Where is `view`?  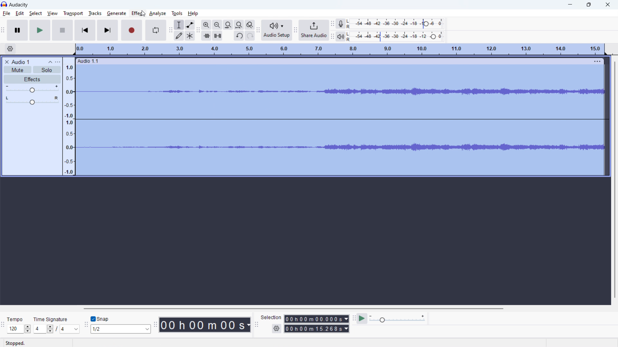 view is located at coordinates (52, 13).